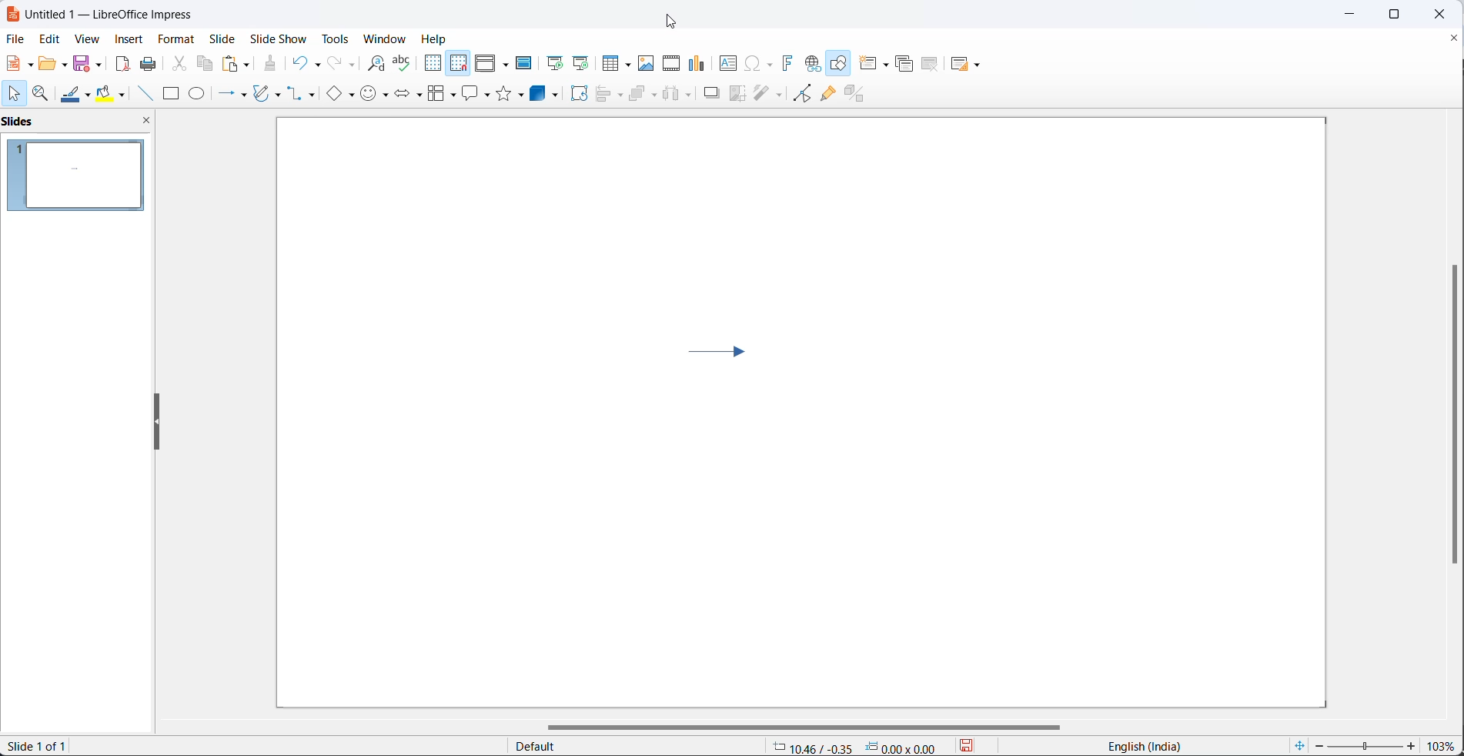 The image size is (1464, 756). What do you see at coordinates (81, 176) in the screenshot?
I see `slide preview` at bounding box center [81, 176].